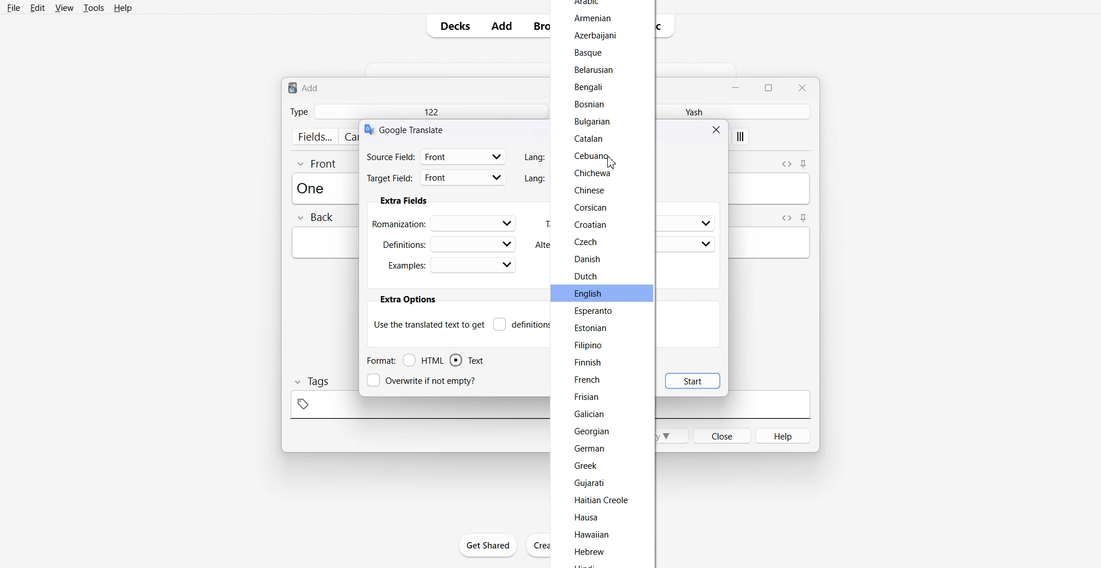 This screenshot has height=568, width=1101. What do you see at coordinates (318, 163) in the screenshot?
I see `Front` at bounding box center [318, 163].